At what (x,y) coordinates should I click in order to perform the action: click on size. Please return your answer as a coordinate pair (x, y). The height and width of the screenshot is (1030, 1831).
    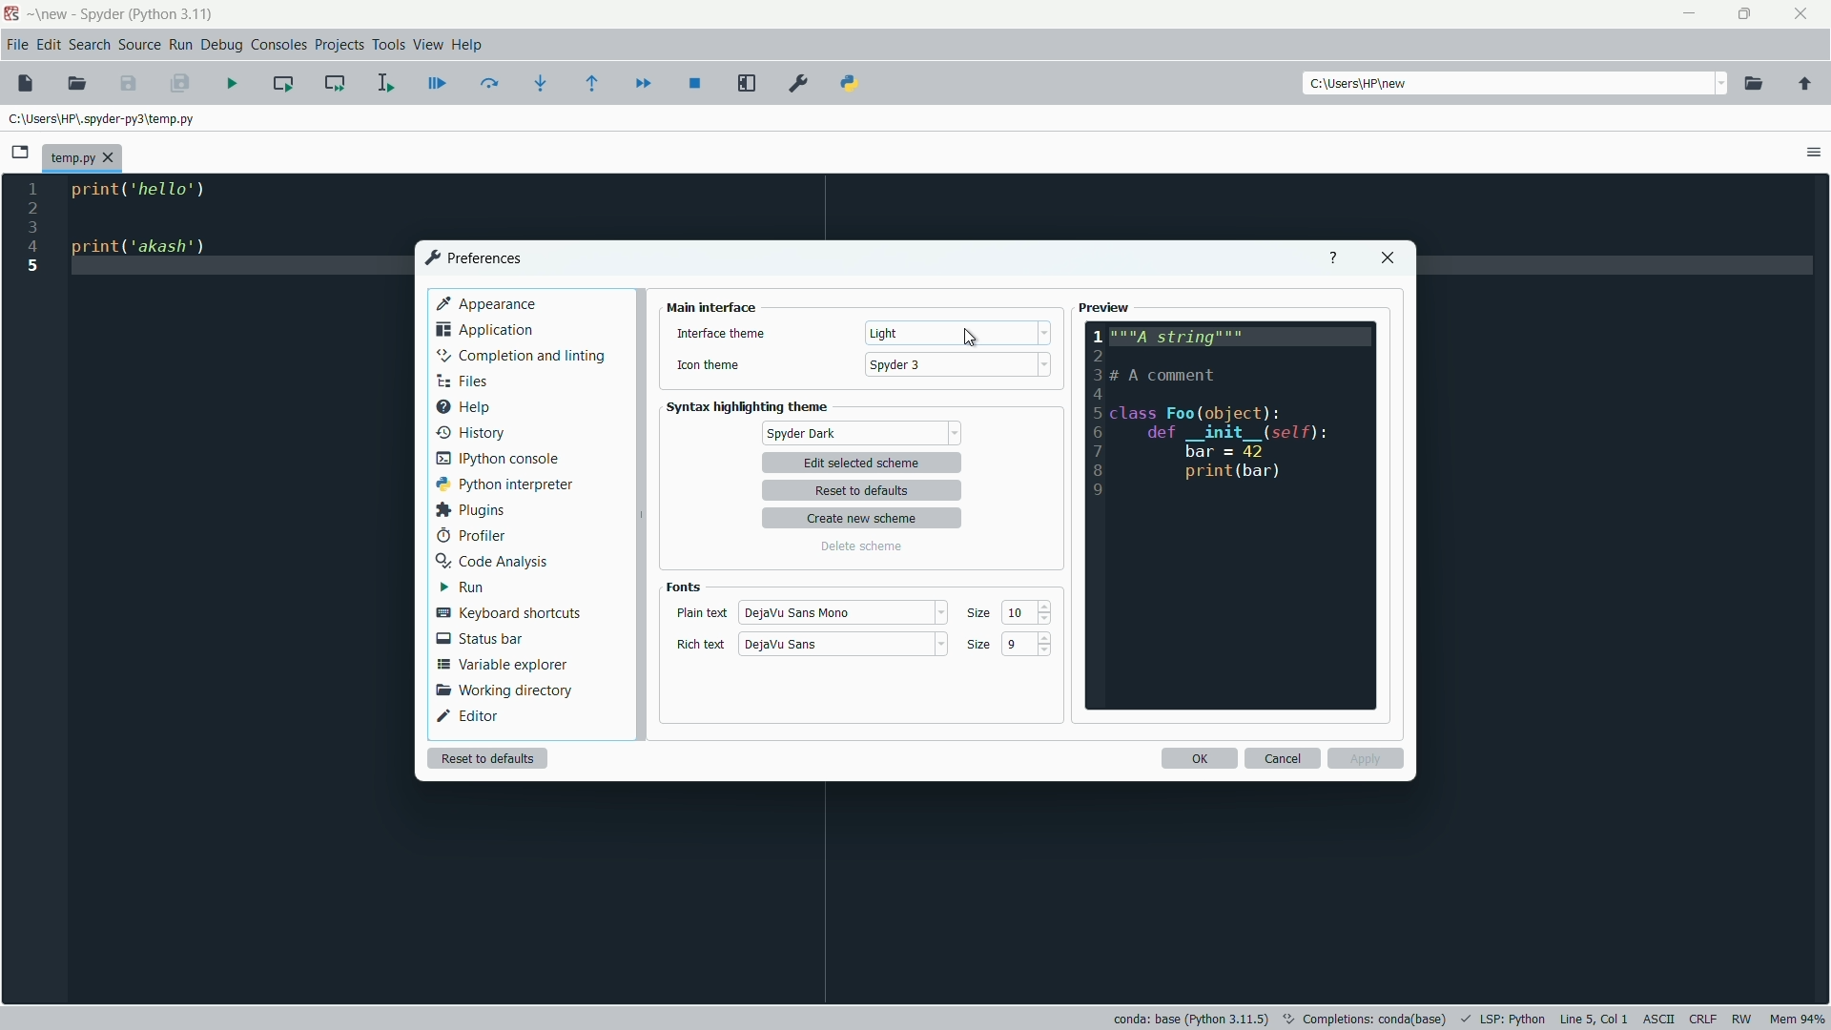
    Looking at the image, I should click on (981, 615).